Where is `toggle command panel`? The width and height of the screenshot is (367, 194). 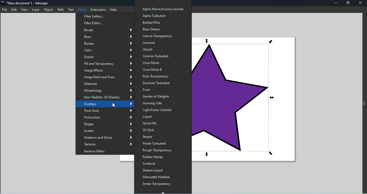
toggle command panel is located at coordinates (365, 104).